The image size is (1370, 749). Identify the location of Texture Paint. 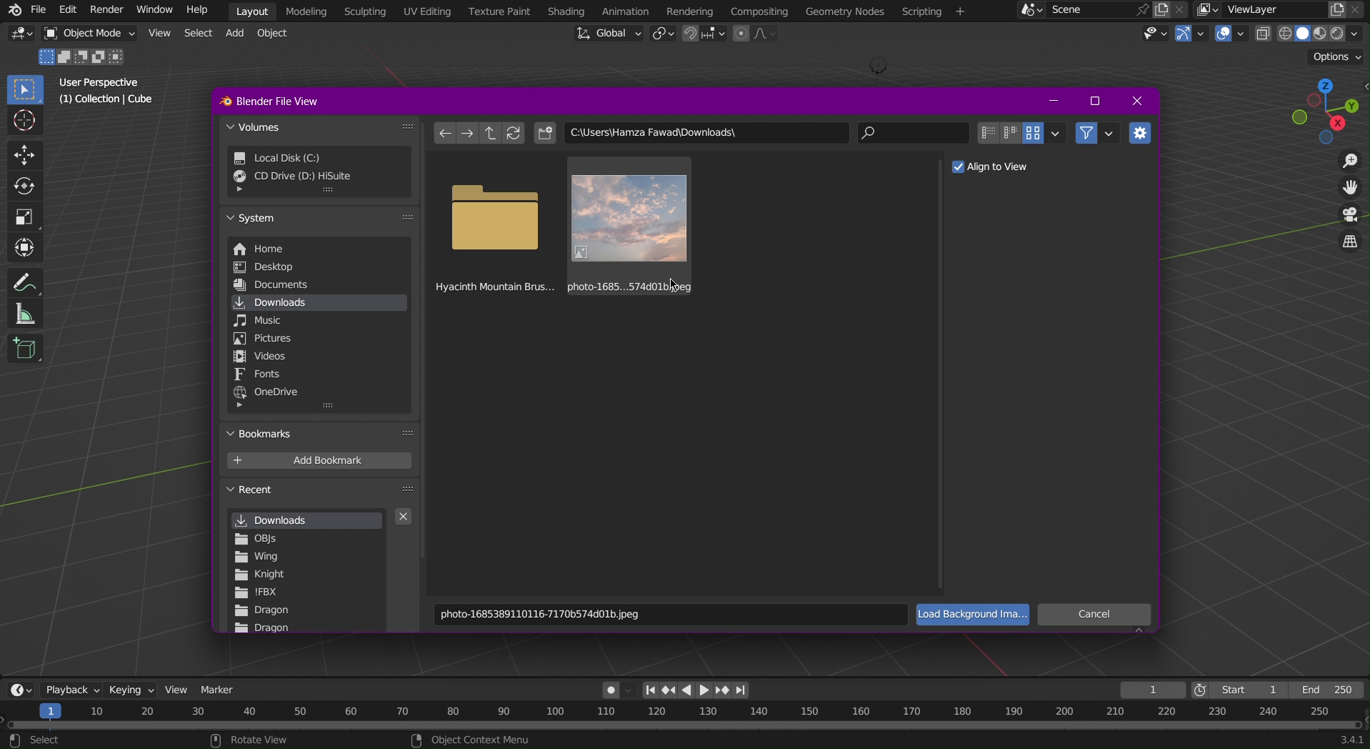
(498, 11).